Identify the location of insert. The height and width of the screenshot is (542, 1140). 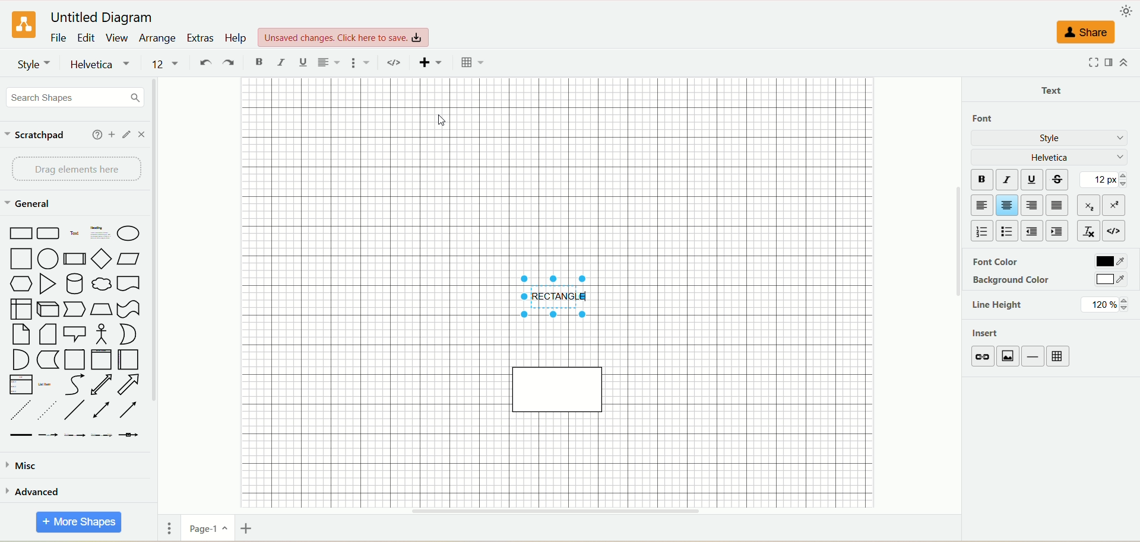
(999, 331).